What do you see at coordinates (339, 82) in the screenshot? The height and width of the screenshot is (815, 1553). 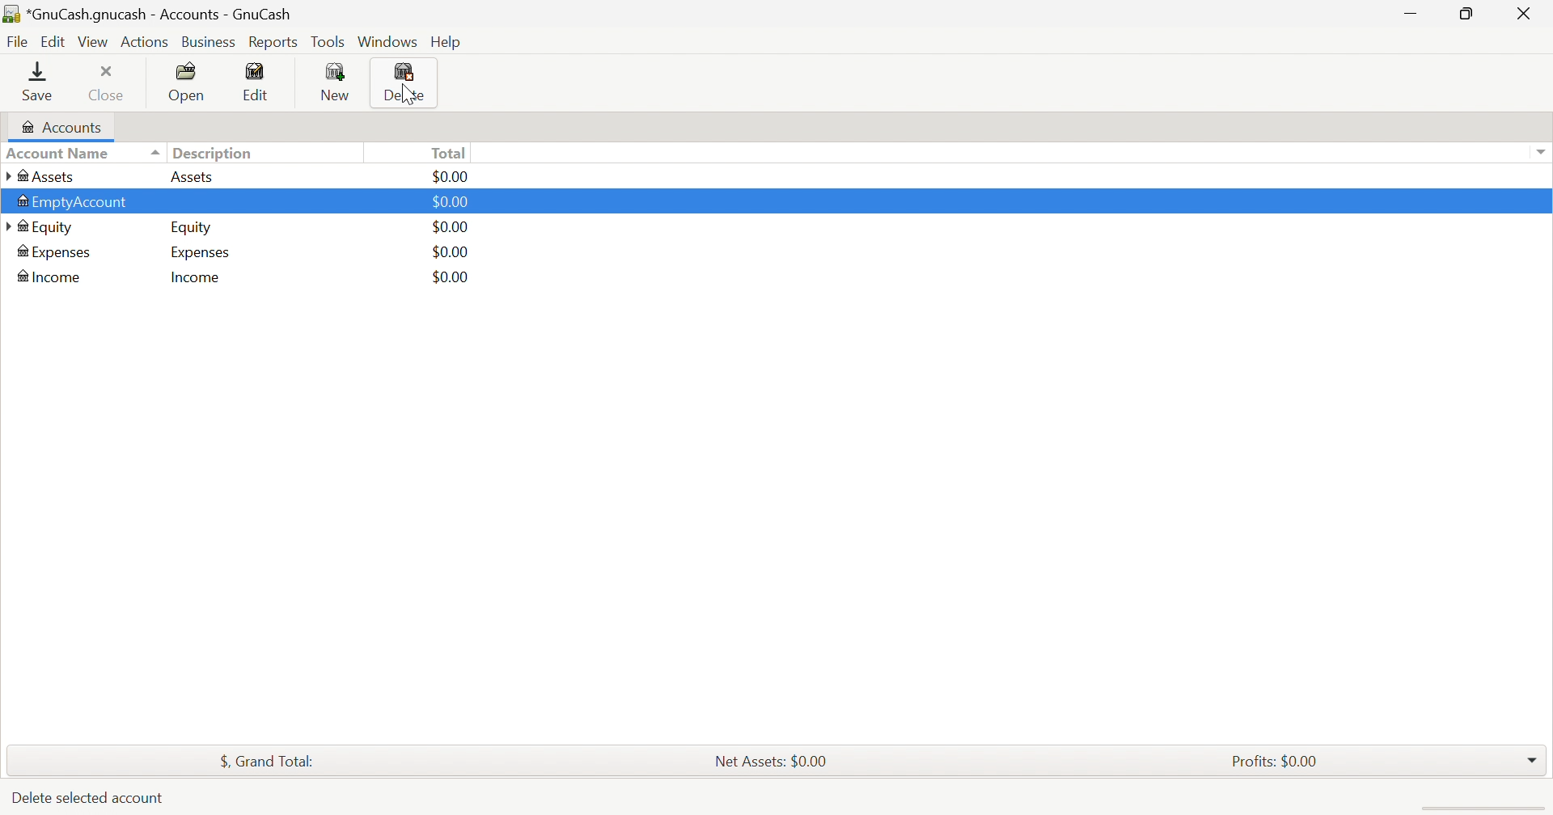 I see `New` at bounding box center [339, 82].